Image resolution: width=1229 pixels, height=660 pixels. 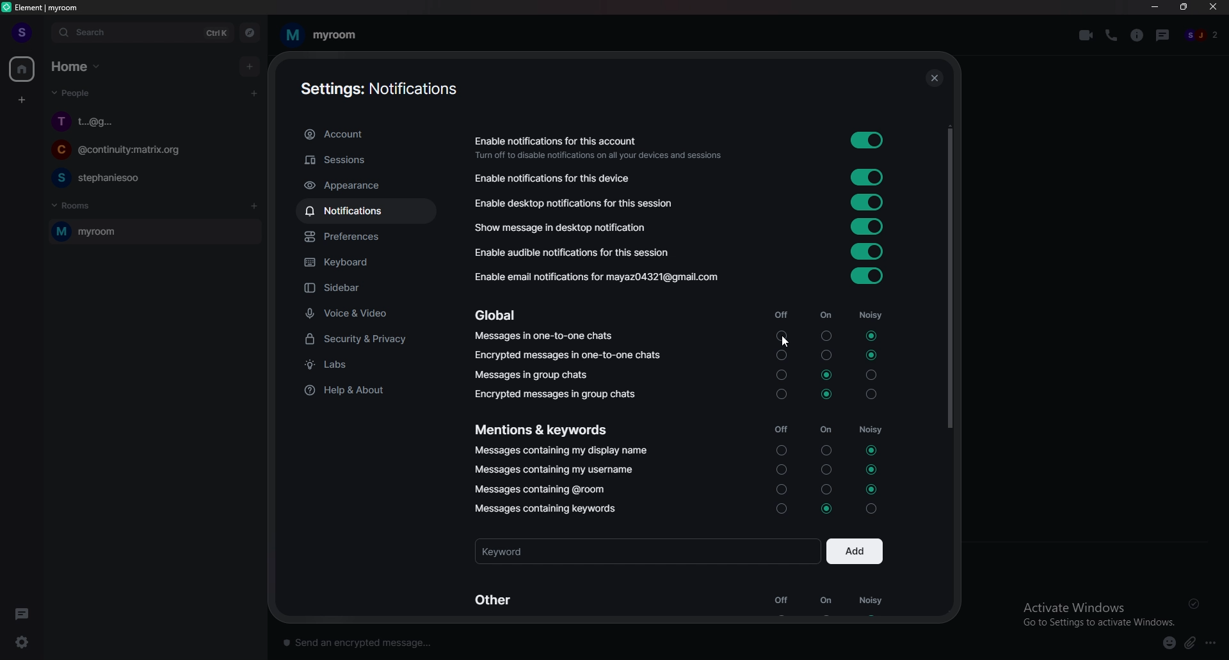 What do you see at coordinates (931, 75) in the screenshot?
I see `close` at bounding box center [931, 75].